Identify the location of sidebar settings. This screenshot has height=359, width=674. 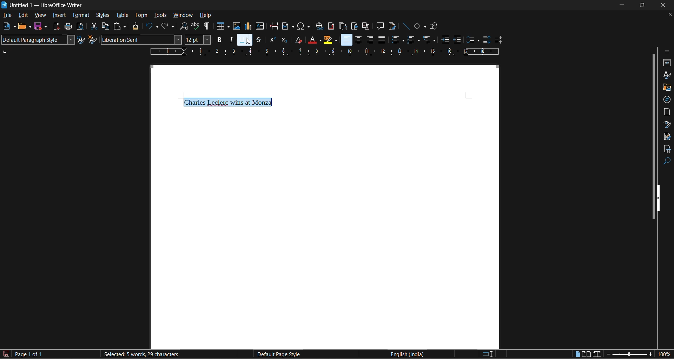
(667, 52).